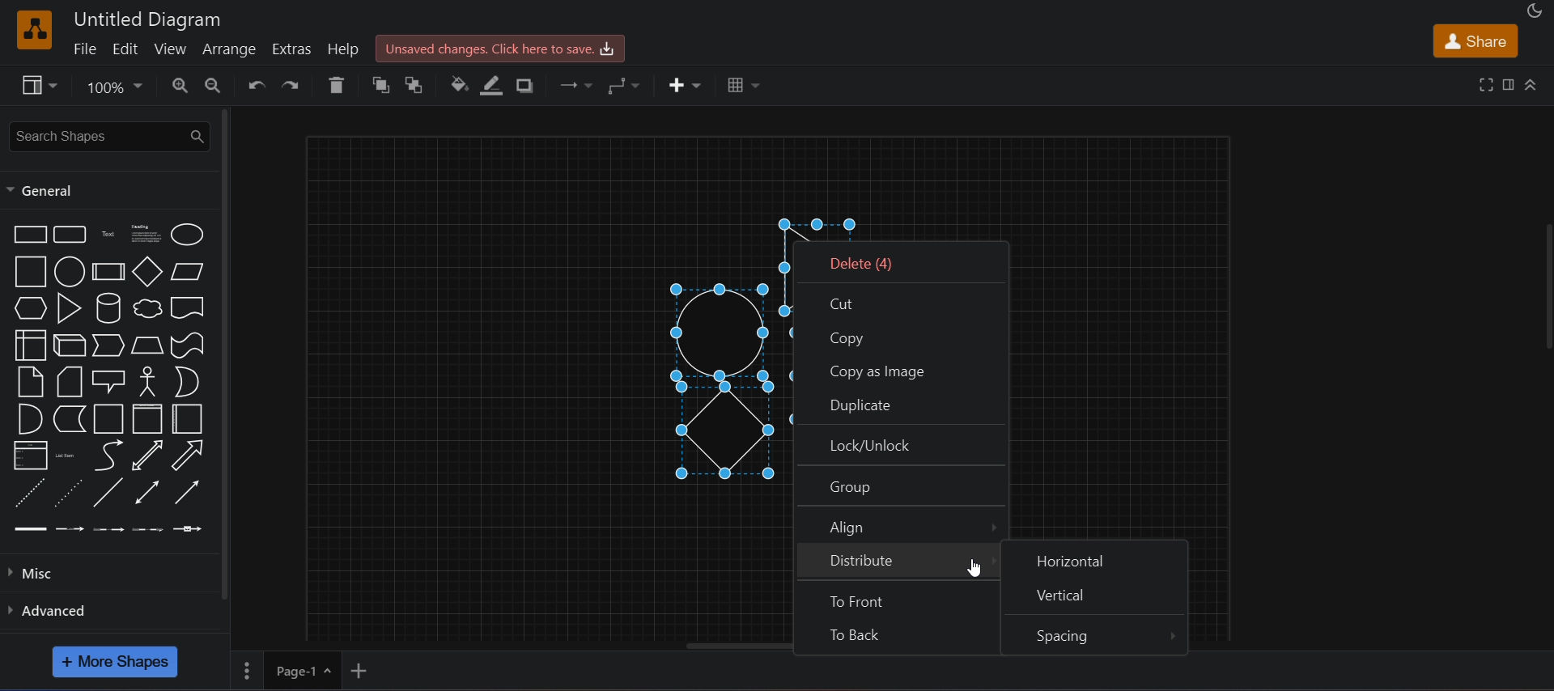  What do you see at coordinates (69, 307) in the screenshot?
I see `triangle` at bounding box center [69, 307].